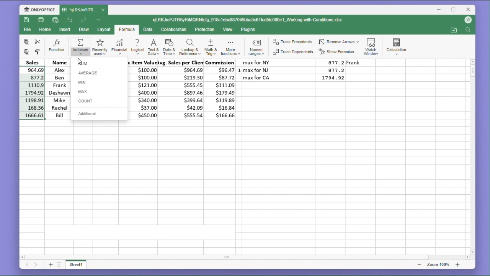 The width and height of the screenshot is (490, 276). Describe the element at coordinates (472, 157) in the screenshot. I see `vertical scroll bar` at that location.